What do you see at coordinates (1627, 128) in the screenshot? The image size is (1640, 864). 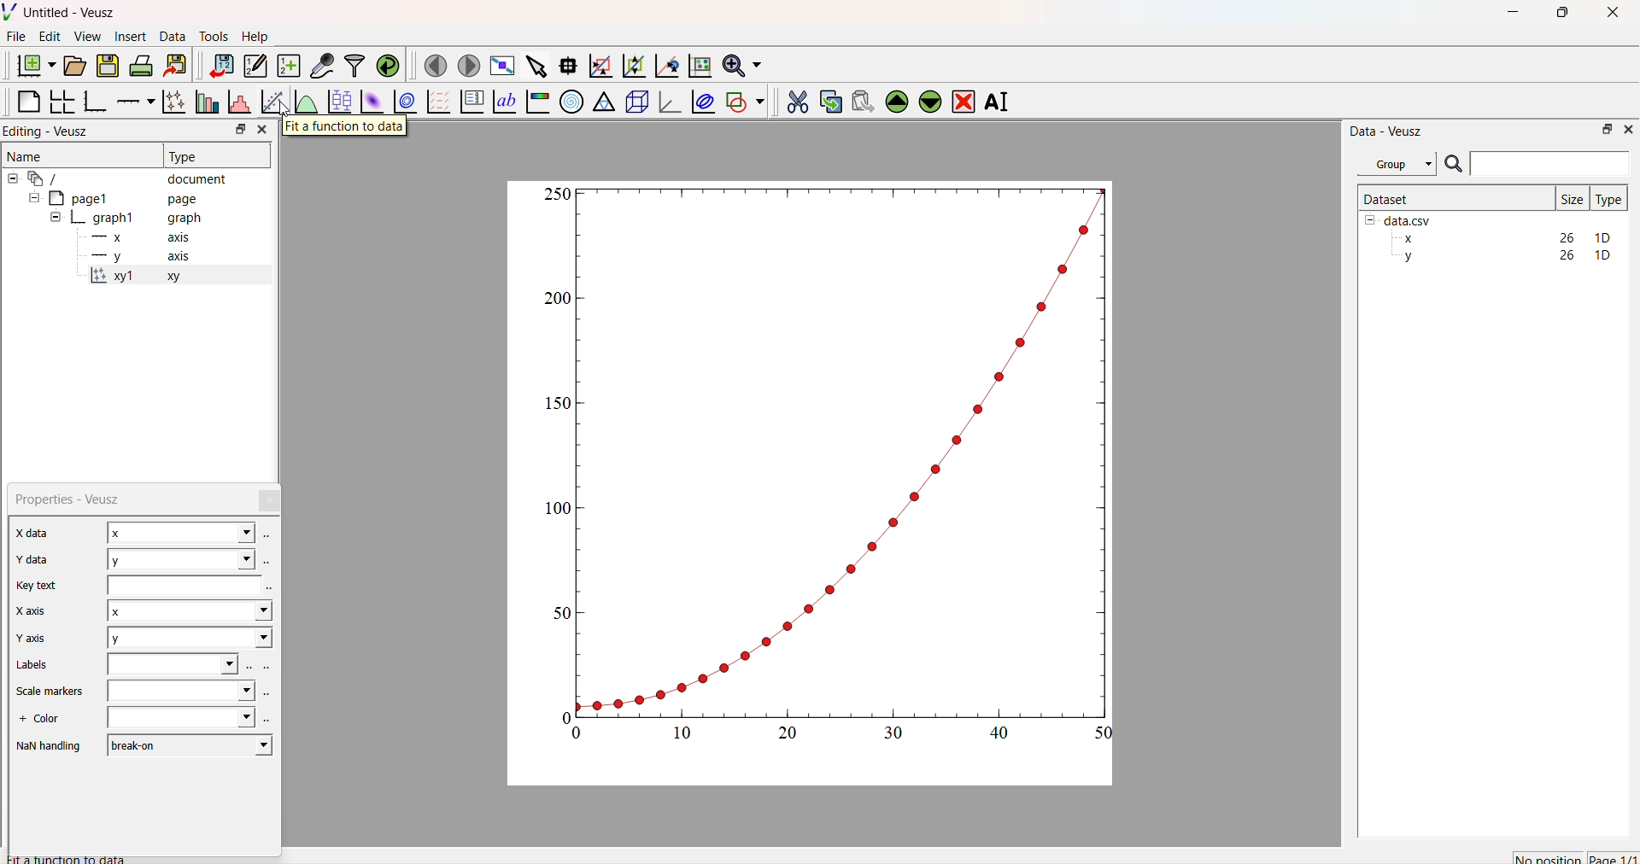 I see `Close` at bounding box center [1627, 128].